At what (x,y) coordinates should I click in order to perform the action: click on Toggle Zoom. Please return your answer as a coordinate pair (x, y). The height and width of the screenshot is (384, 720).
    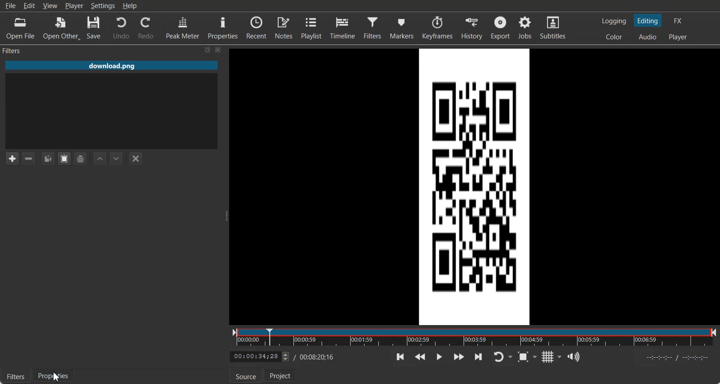
    Looking at the image, I should click on (527, 357).